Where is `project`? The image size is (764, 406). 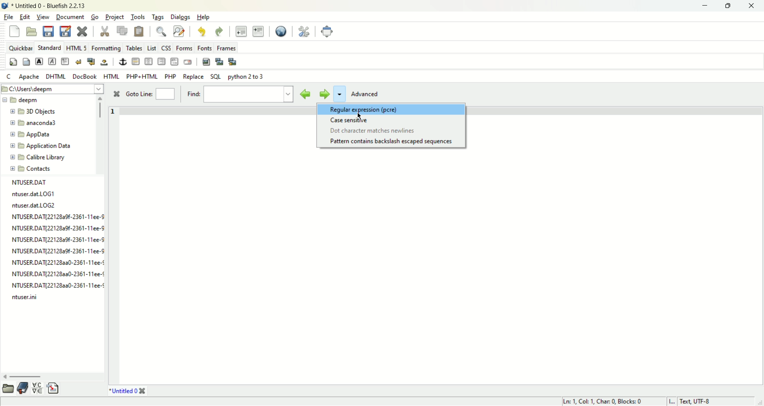 project is located at coordinates (116, 17).